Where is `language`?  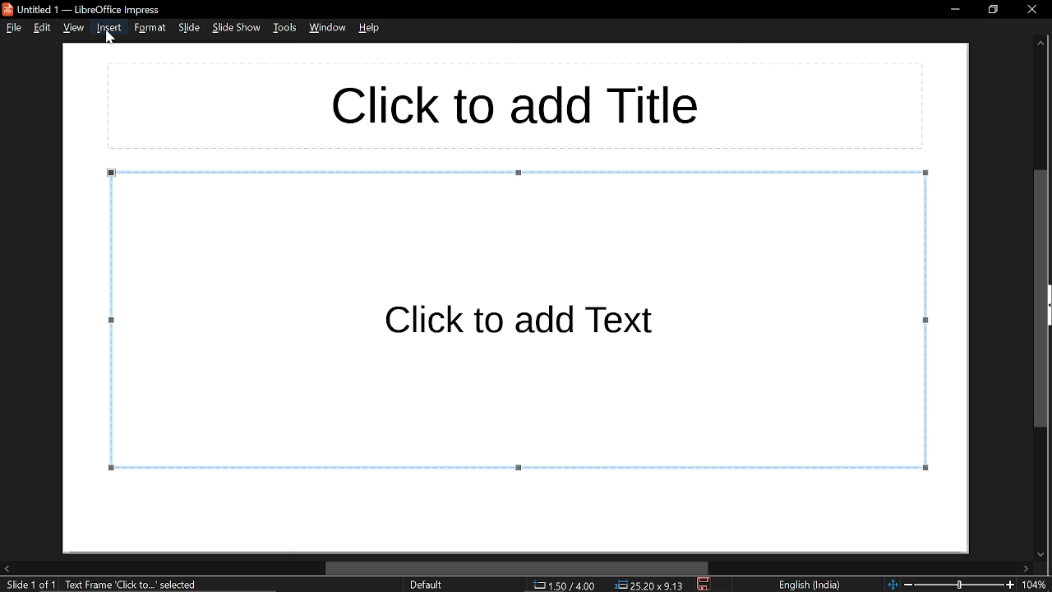 language is located at coordinates (810, 585).